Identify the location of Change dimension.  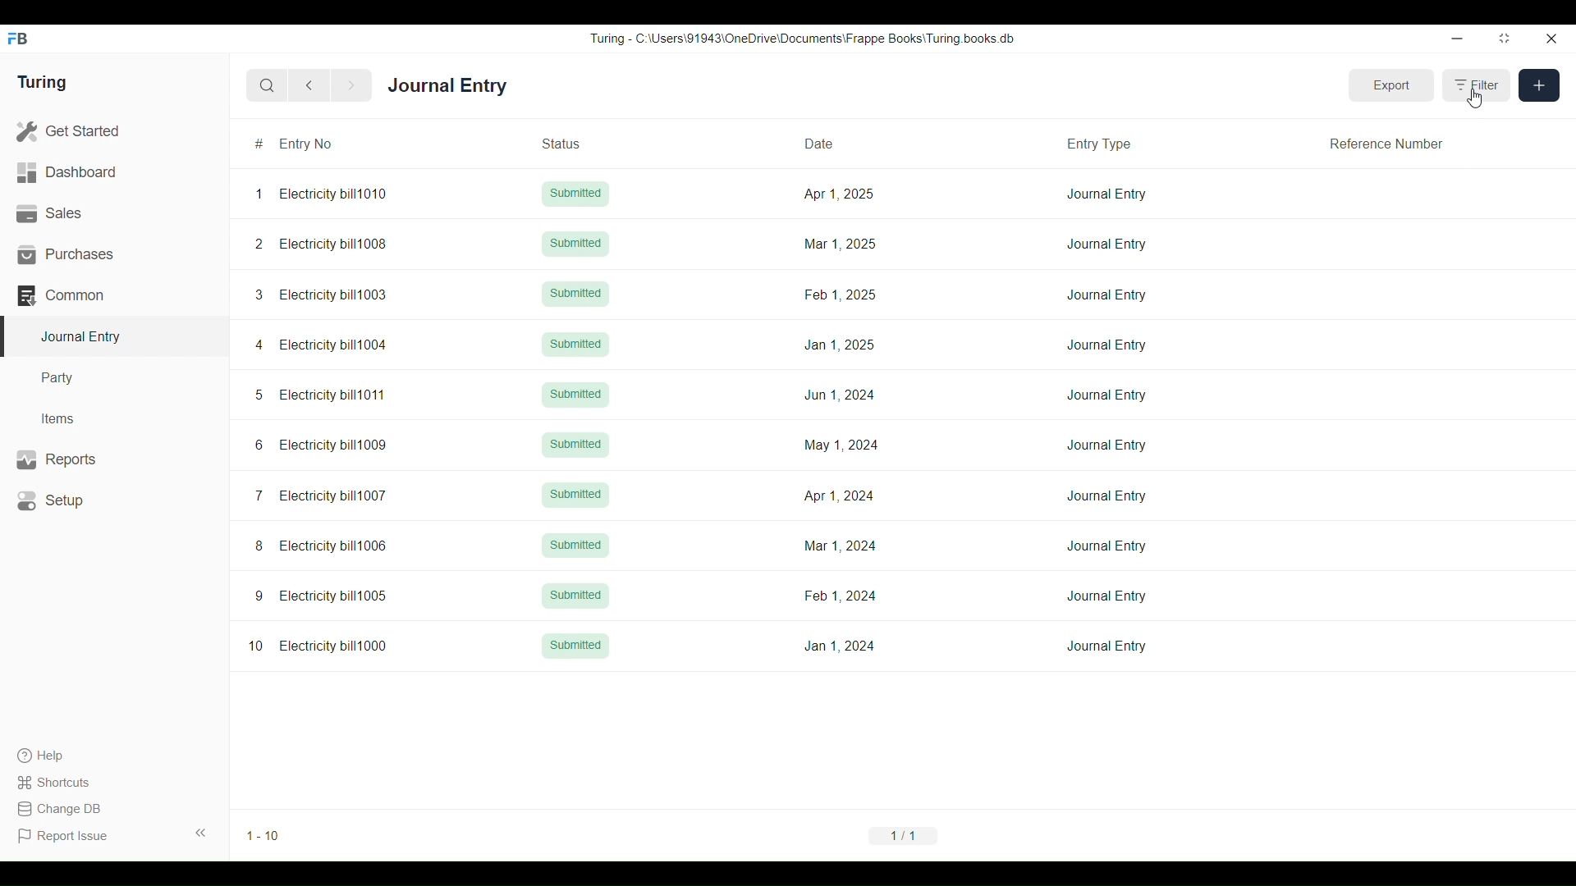
(1505, 38).